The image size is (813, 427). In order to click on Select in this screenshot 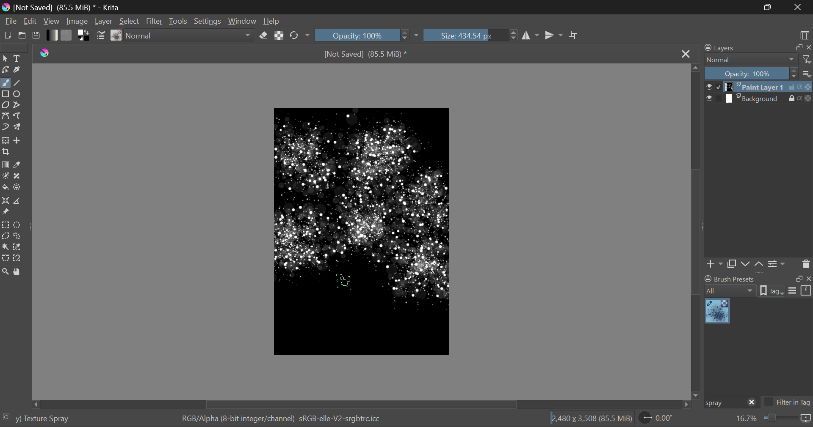, I will do `click(130, 21)`.